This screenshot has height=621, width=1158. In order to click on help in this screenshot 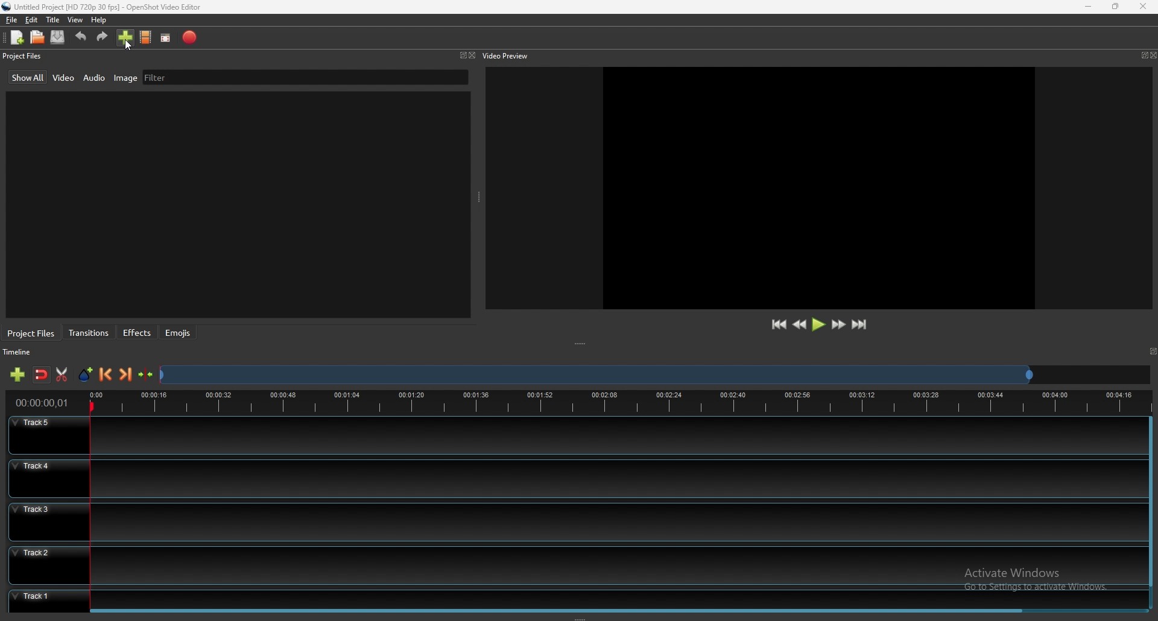, I will do `click(98, 20)`.